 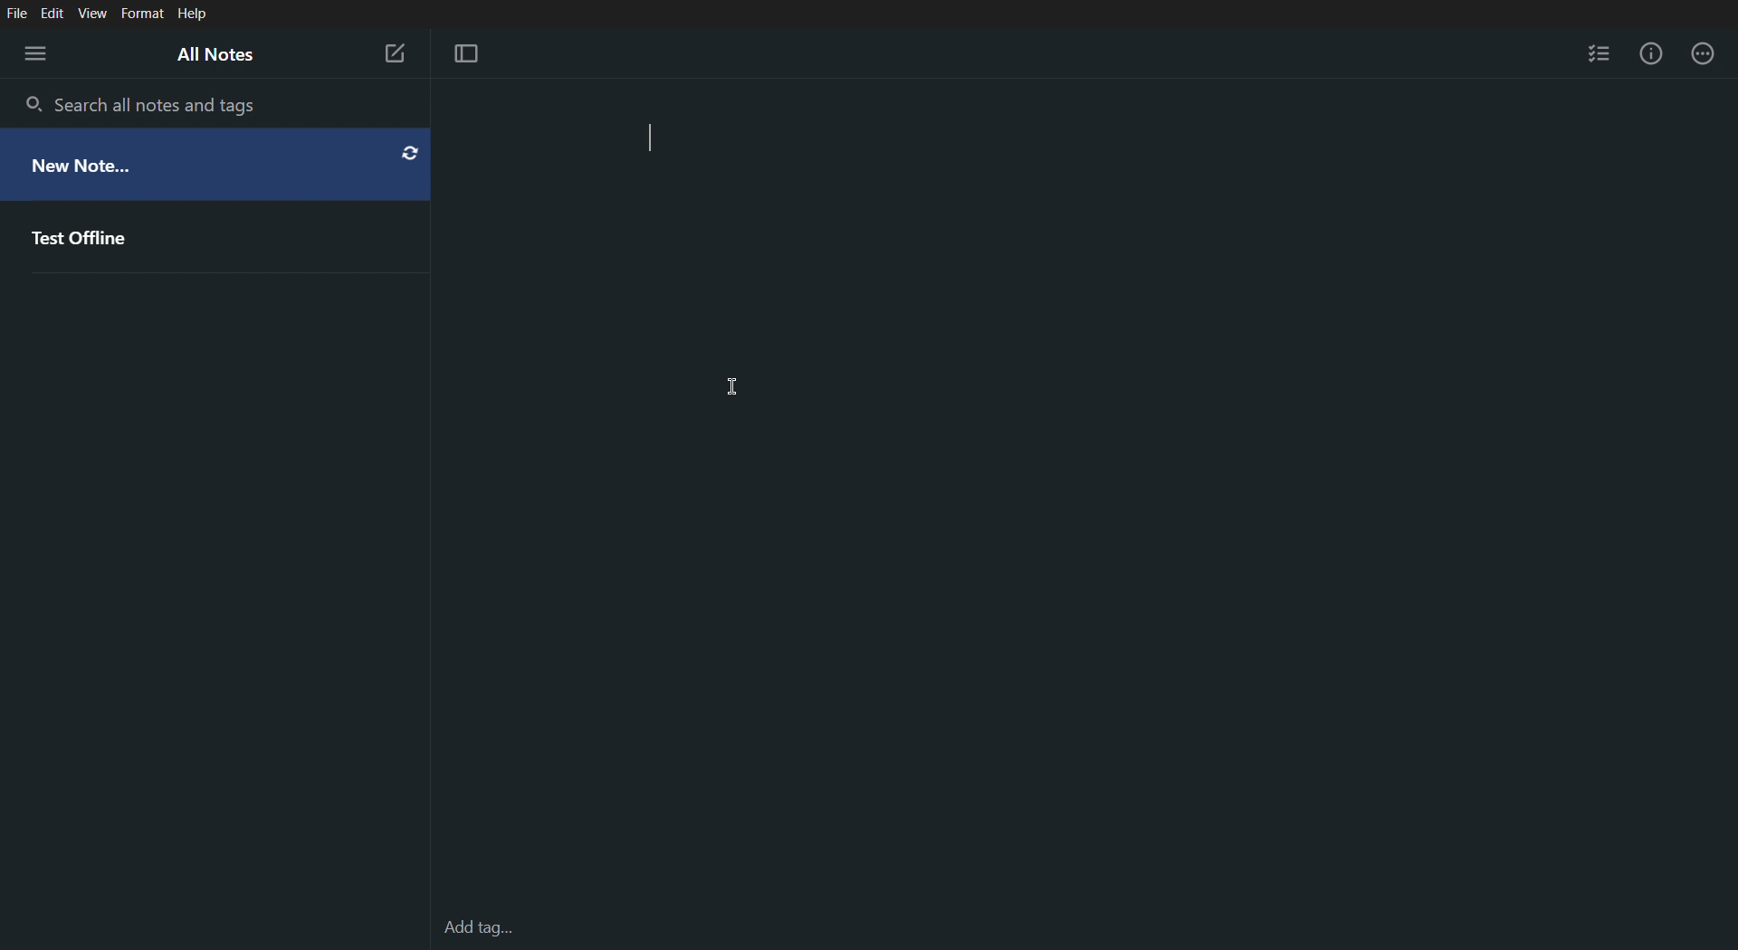 I want to click on Test Offline, so click(x=218, y=233).